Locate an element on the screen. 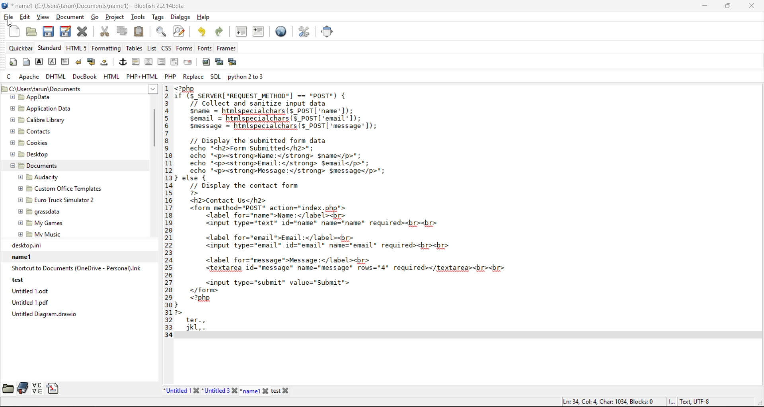 Image resolution: width=764 pixels, height=407 pixels. cut is located at coordinates (105, 31).